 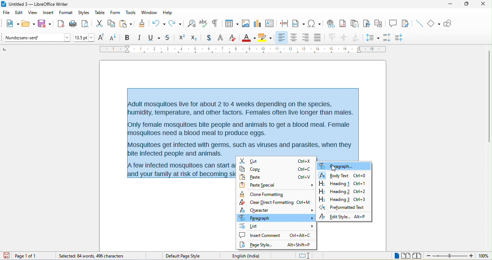 What do you see at coordinates (126, 24) in the screenshot?
I see `paste` at bounding box center [126, 24].